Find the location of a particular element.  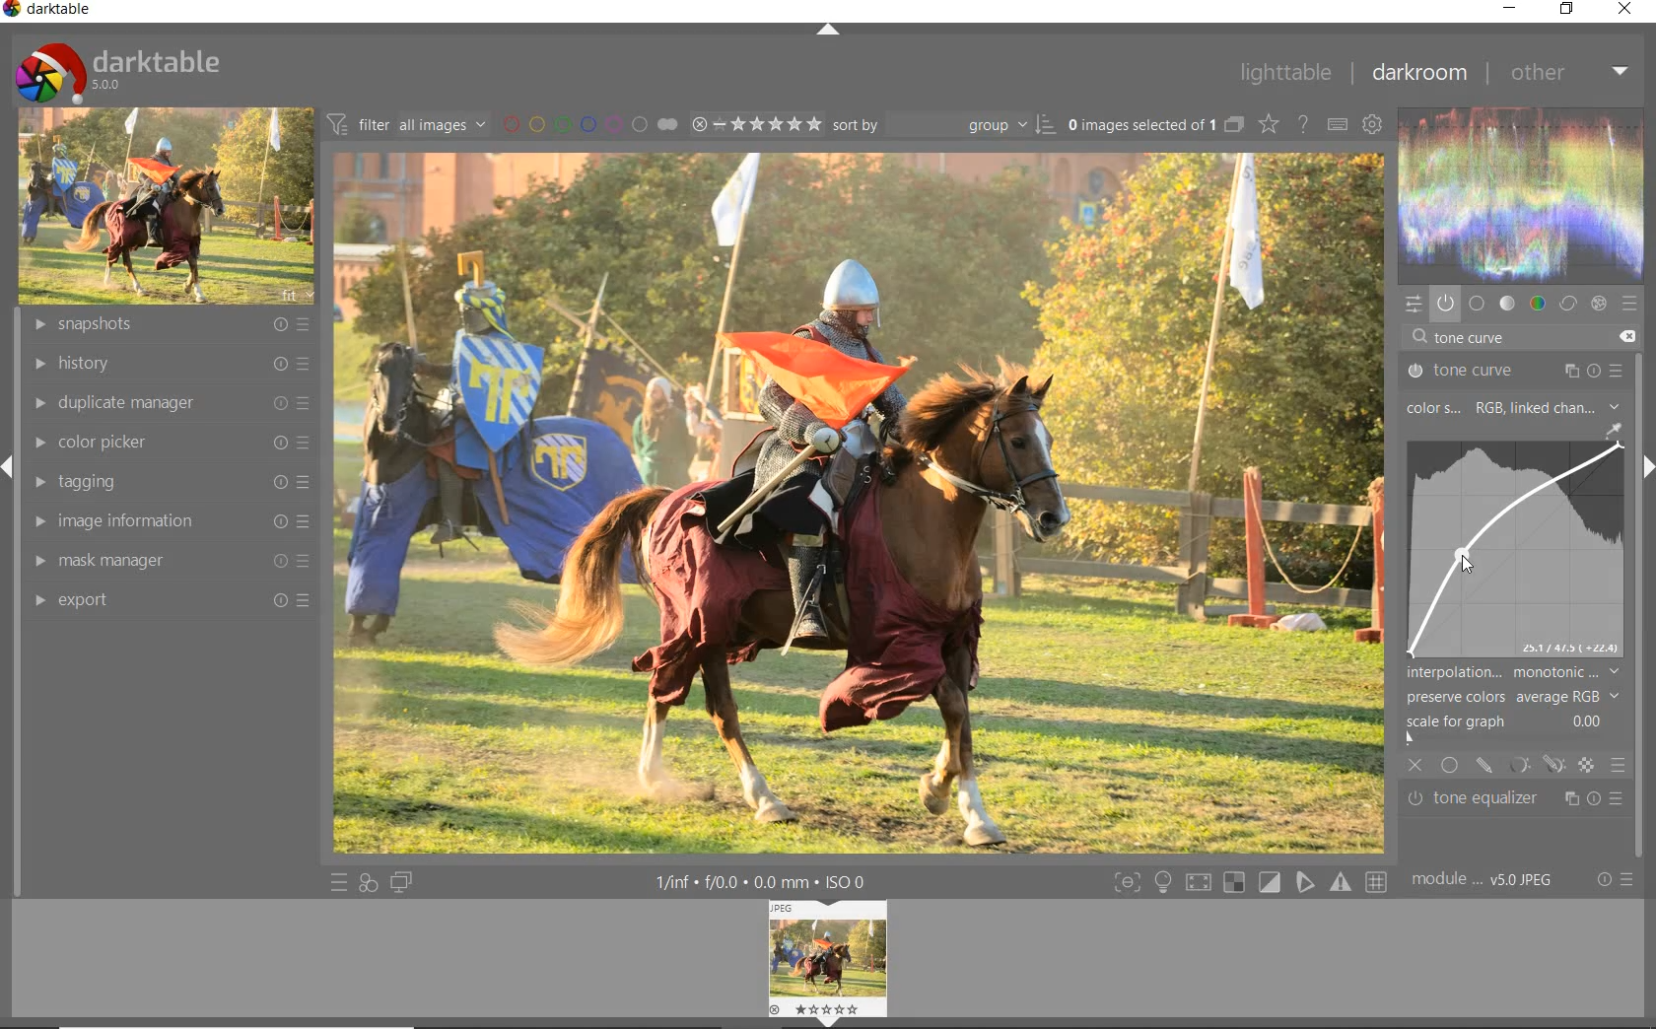

waveform is located at coordinates (1522, 193).